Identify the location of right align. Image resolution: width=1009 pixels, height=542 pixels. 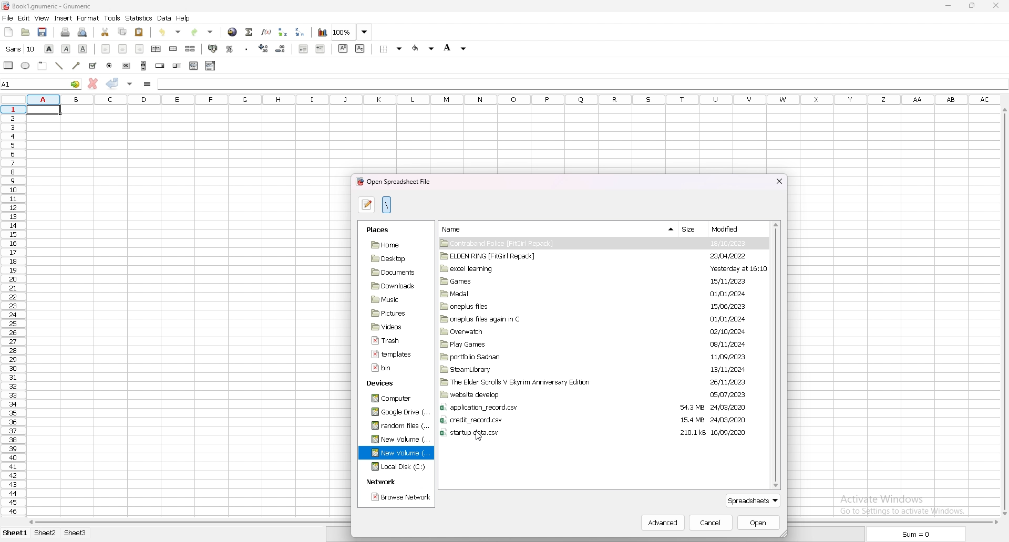
(139, 48).